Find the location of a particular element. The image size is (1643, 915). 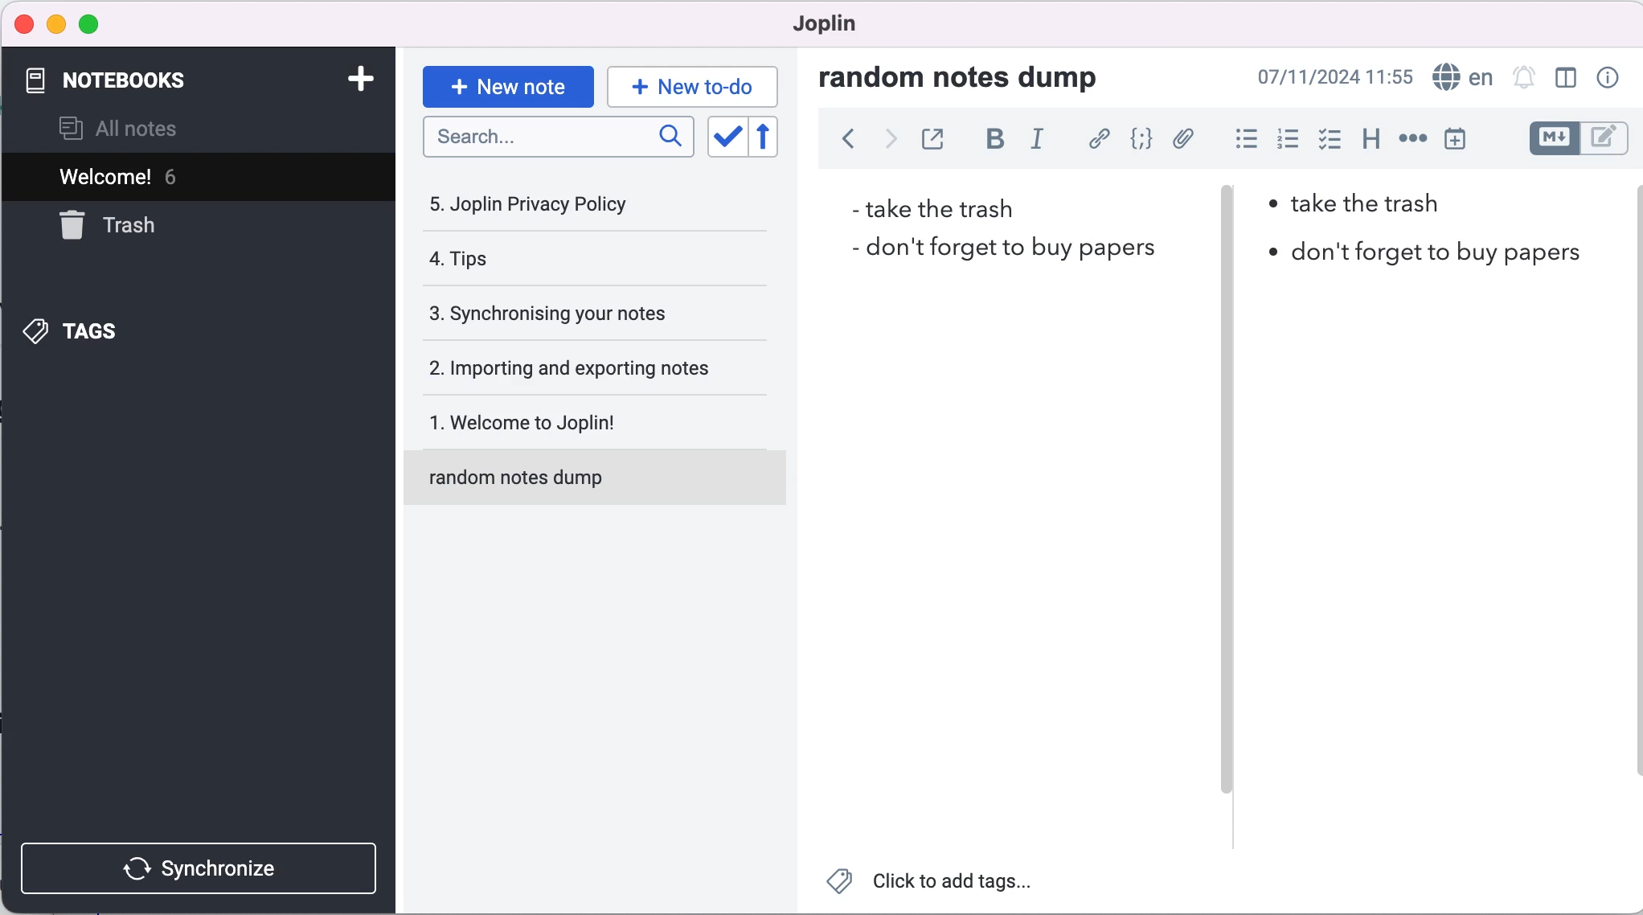

bold is located at coordinates (990, 142).